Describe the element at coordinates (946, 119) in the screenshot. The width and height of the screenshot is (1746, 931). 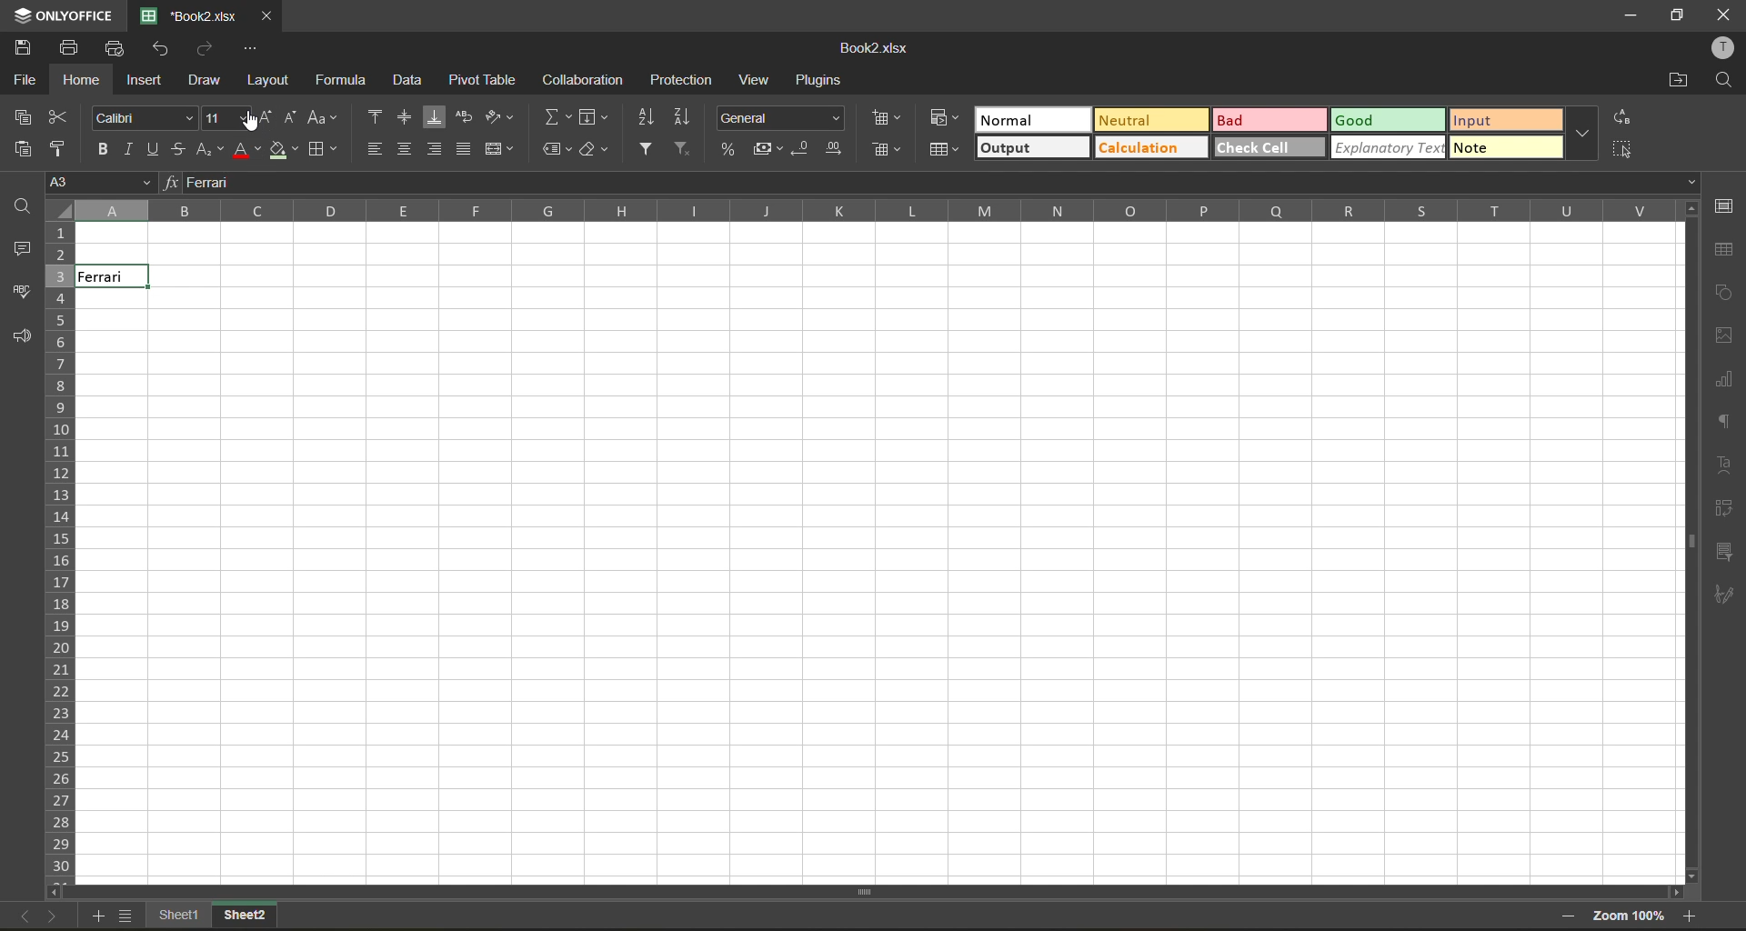
I see `conditional formatting` at that location.